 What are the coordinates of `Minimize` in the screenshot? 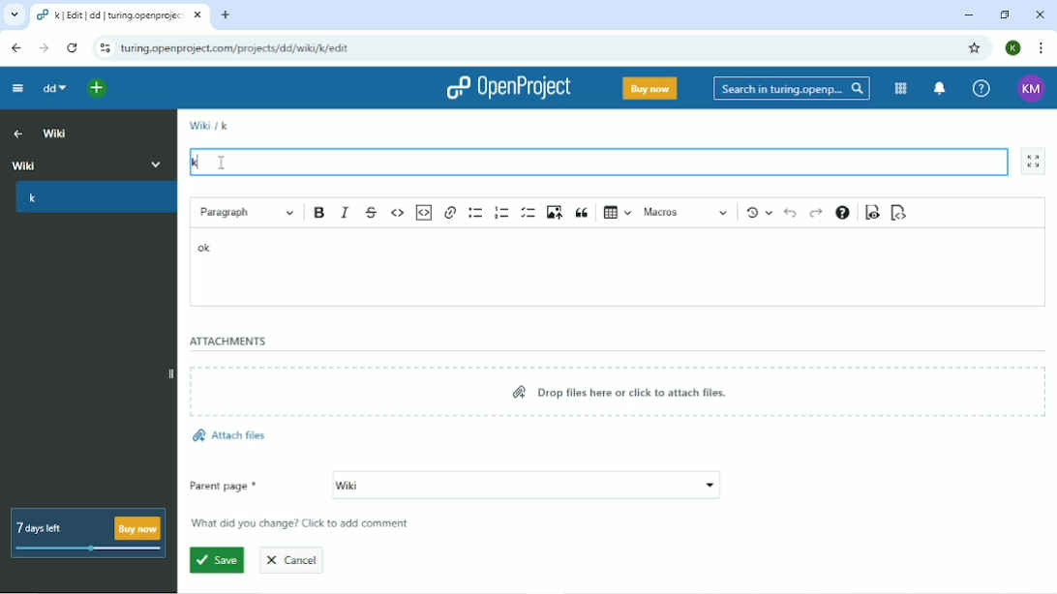 It's located at (969, 15).